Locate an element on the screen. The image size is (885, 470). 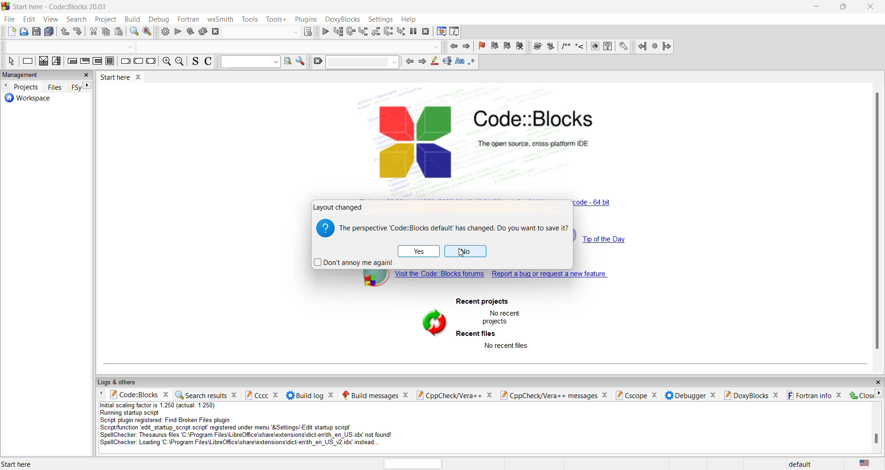
Various info is located at coordinates (456, 32).